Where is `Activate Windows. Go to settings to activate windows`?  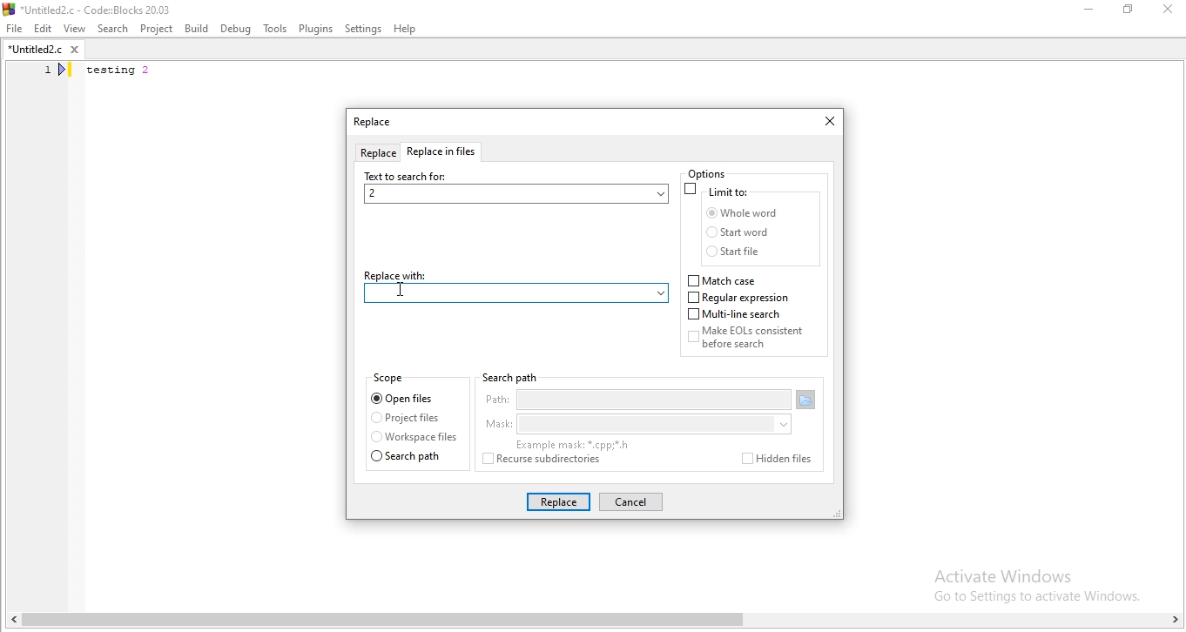
Activate Windows. Go to settings to activate windows is located at coordinates (1026, 582).